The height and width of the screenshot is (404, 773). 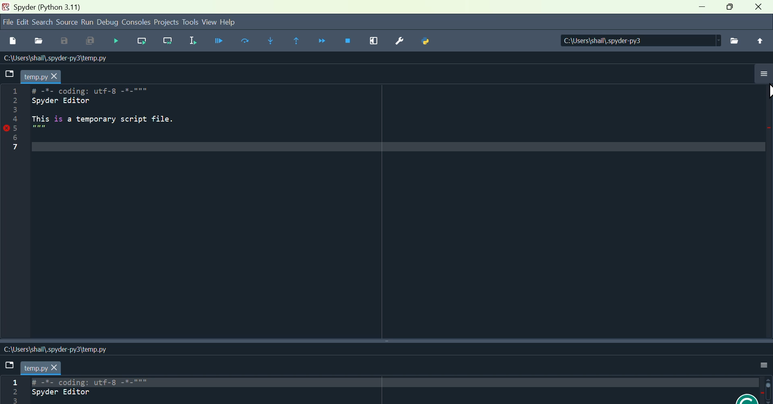 What do you see at coordinates (41, 42) in the screenshot?
I see `open file` at bounding box center [41, 42].